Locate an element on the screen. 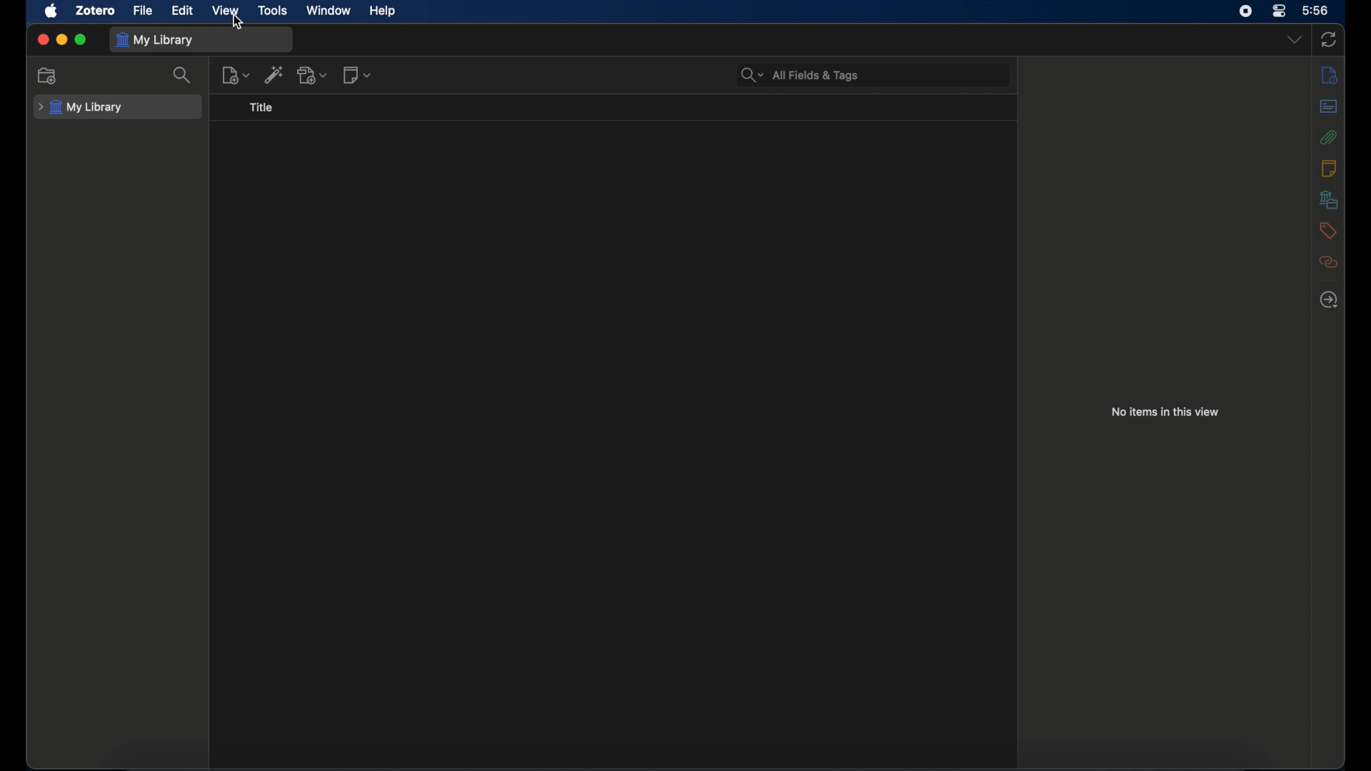 The image size is (1371, 771). edit is located at coordinates (181, 11).